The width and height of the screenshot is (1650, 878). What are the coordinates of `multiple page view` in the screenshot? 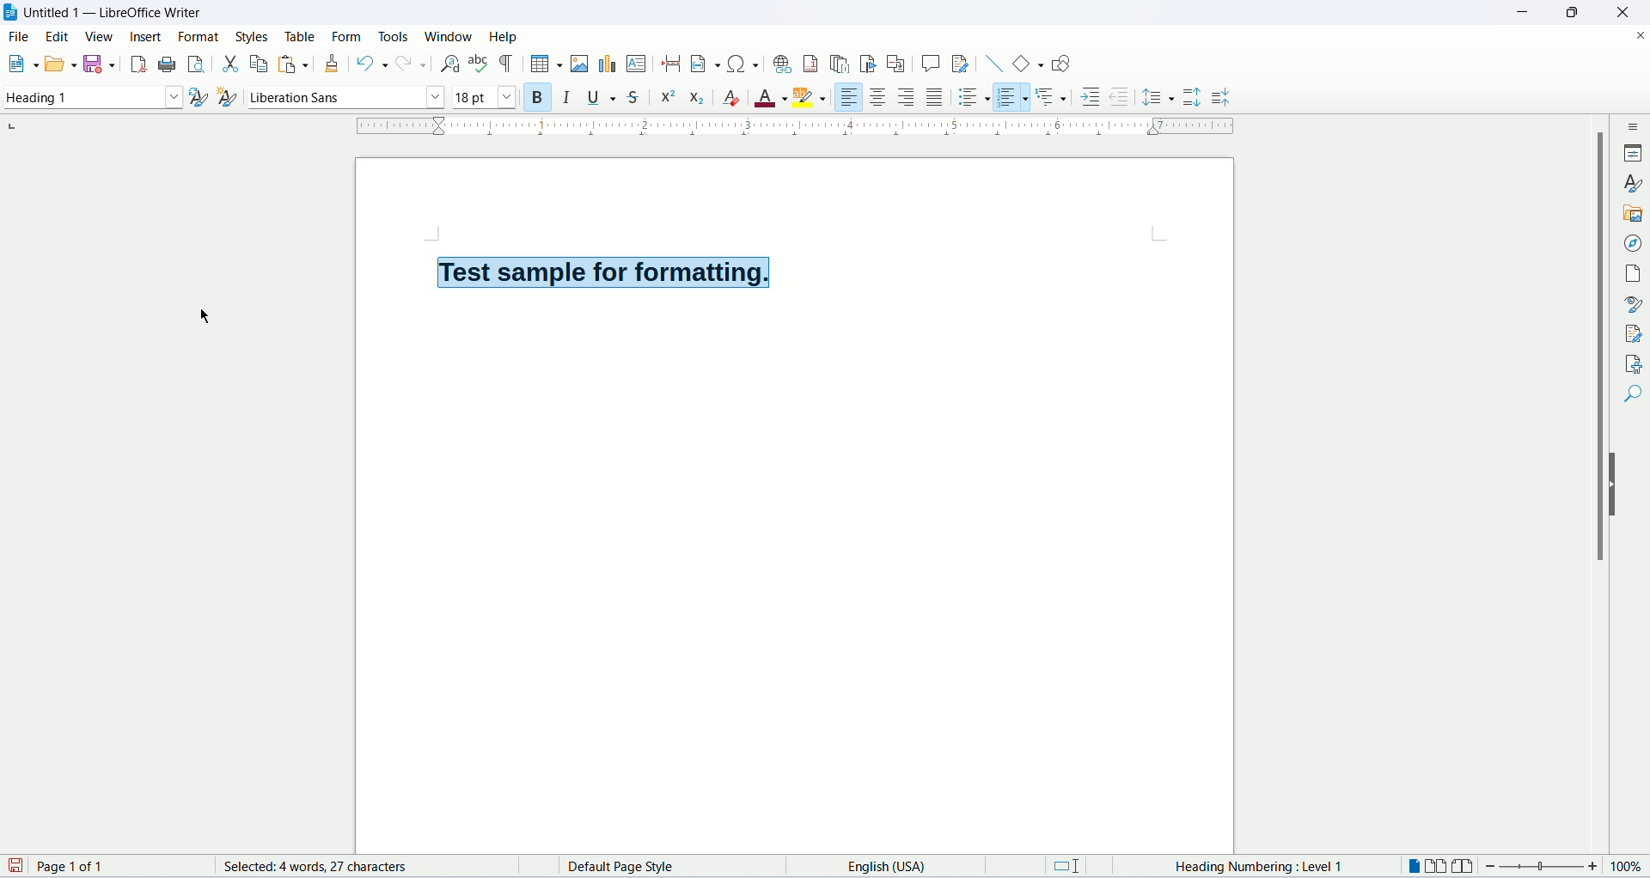 It's located at (1441, 868).